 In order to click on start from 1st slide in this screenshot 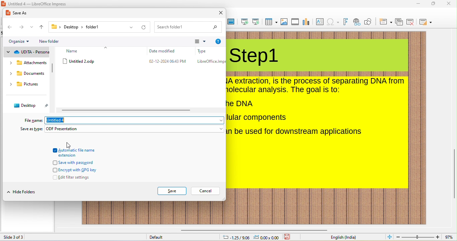, I will do `click(245, 22)`.